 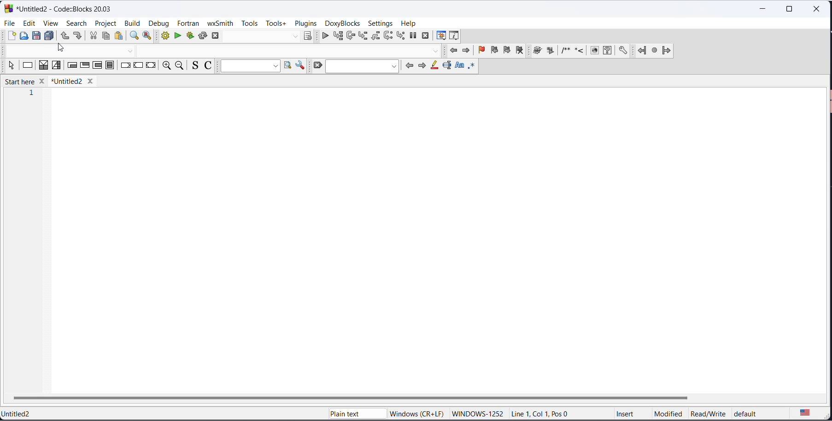 What do you see at coordinates (344, 23) in the screenshot?
I see `DoxyBlocks` at bounding box center [344, 23].